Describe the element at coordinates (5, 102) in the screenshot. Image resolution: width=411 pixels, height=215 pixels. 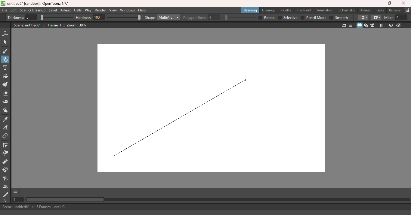
I see `Tape tool` at that location.